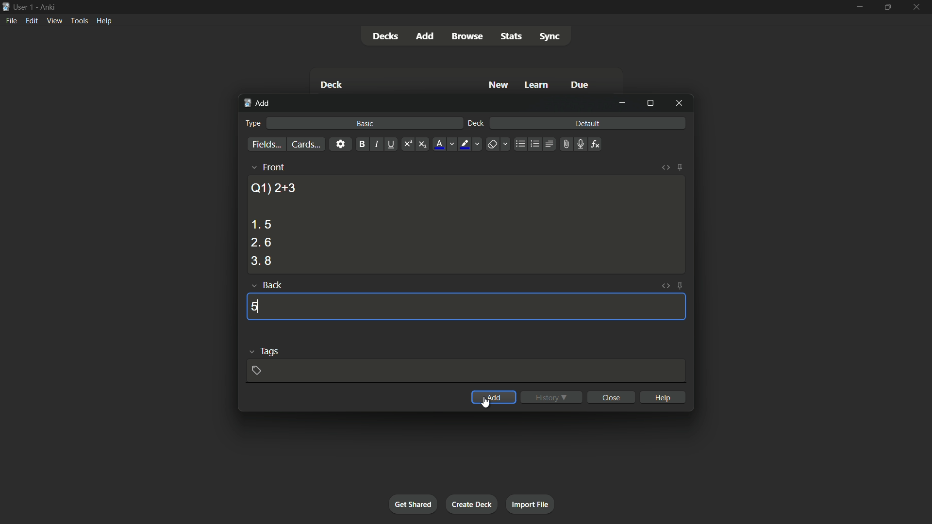 The height and width of the screenshot is (524, 932). Describe the element at coordinates (273, 187) in the screenshot. I see `question` at that location.